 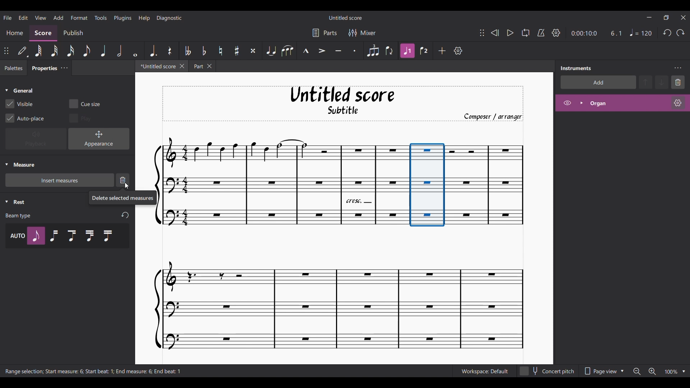 What do you see at coordinates (125, 216) in the screenshot?
I see `Undo changes made` at bounding box center [125, 216].